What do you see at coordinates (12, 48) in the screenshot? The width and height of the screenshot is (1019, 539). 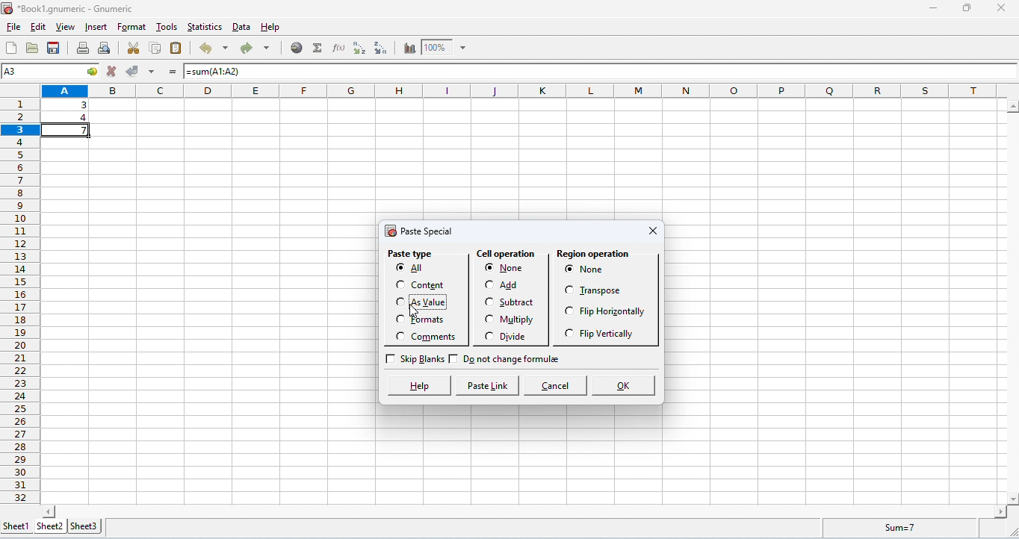 I see `new` at bounding box center [12, 48].